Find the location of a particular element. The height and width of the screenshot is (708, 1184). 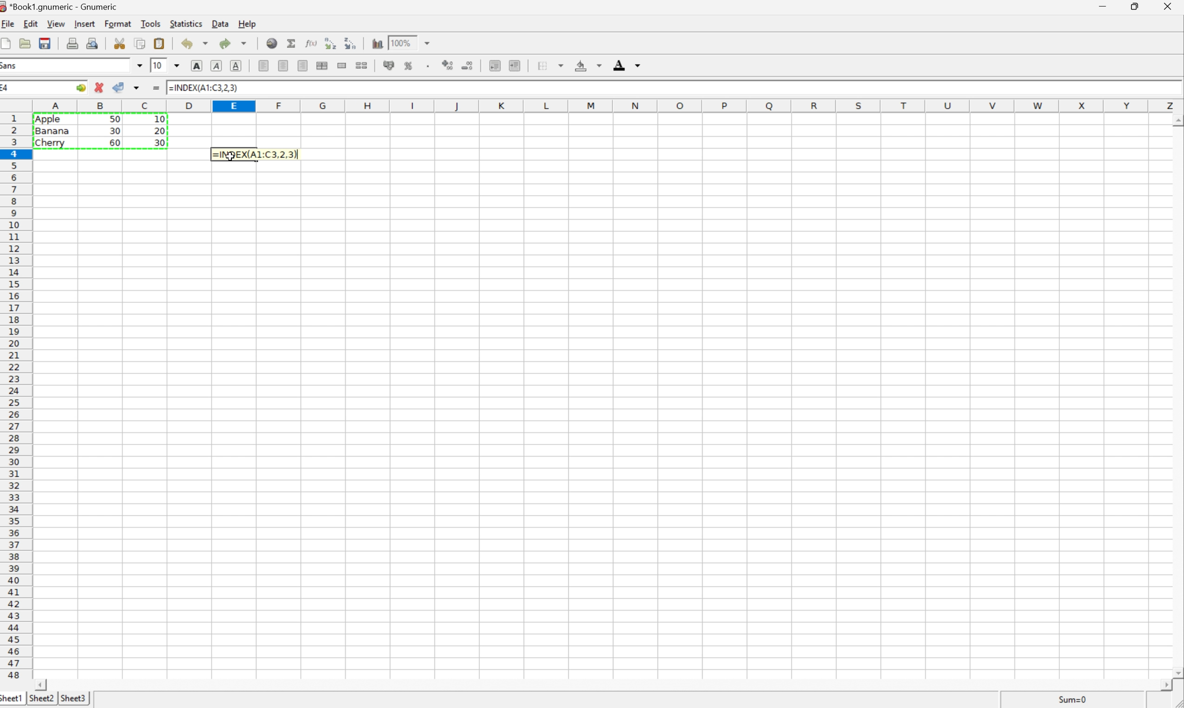

accept changes is located at coordinates (120, 87).